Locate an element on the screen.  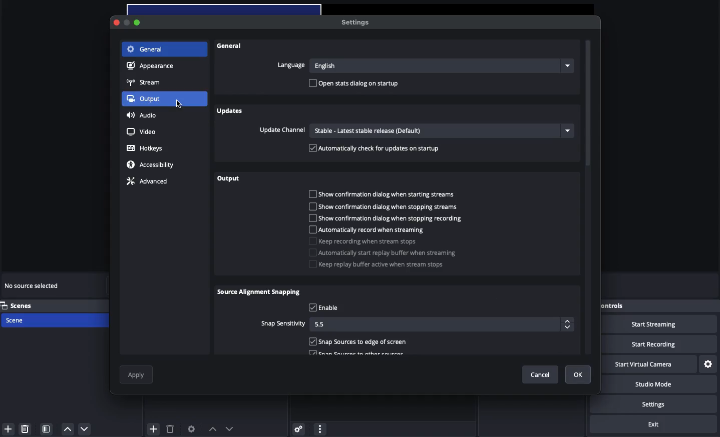
Cursor is located at coordinates (182, 105).